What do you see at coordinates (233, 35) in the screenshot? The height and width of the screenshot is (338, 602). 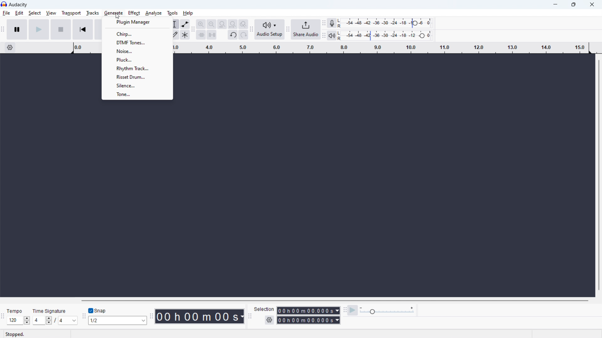 I see `undo` at bounding box center [233, 35].